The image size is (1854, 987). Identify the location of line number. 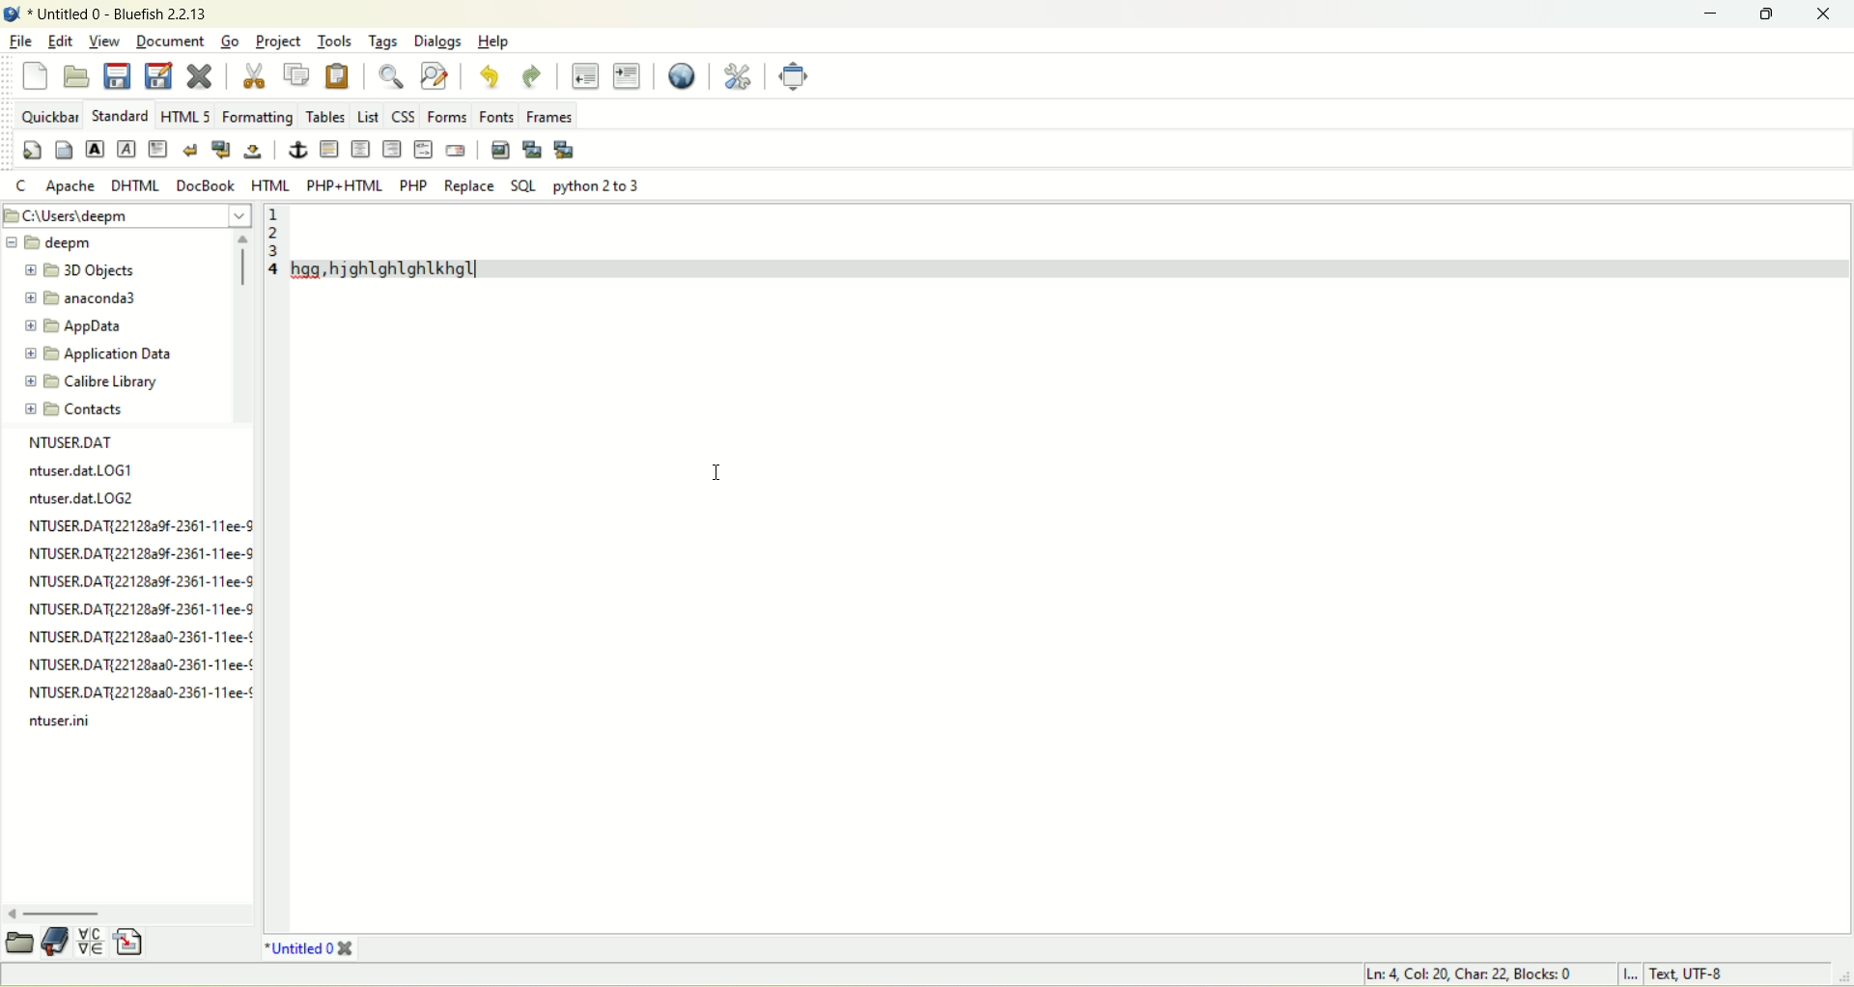
(273, 568).